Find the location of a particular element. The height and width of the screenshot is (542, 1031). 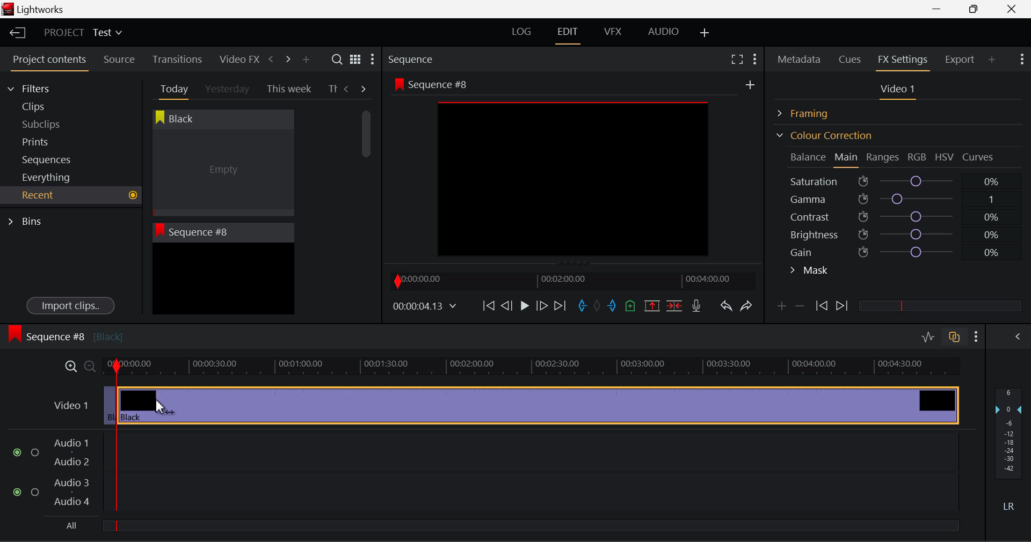

Sequence #8 Preview Screen is located at coordinates (573, 170).